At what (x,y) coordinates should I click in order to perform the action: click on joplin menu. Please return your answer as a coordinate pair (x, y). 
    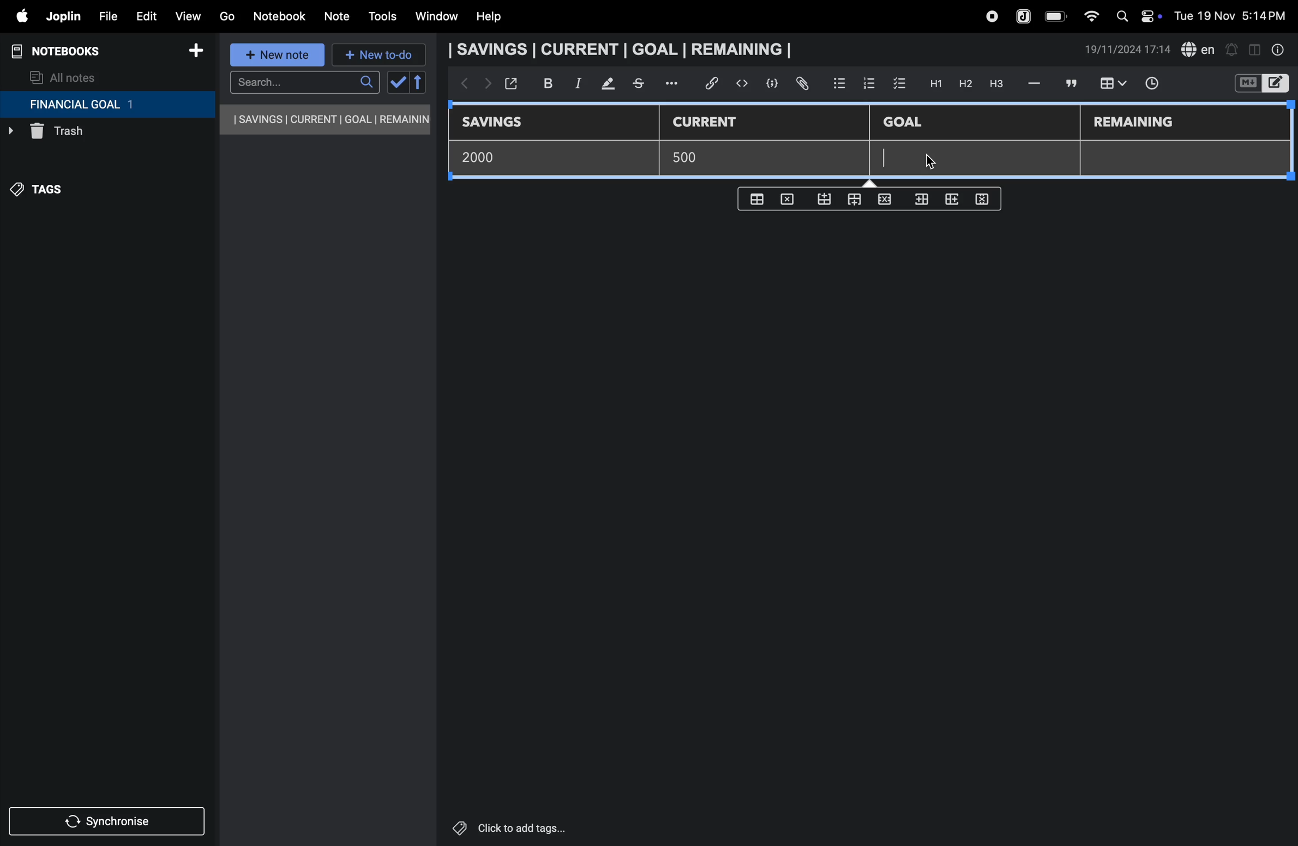
    Looking at the image, I should click on (61, 16).